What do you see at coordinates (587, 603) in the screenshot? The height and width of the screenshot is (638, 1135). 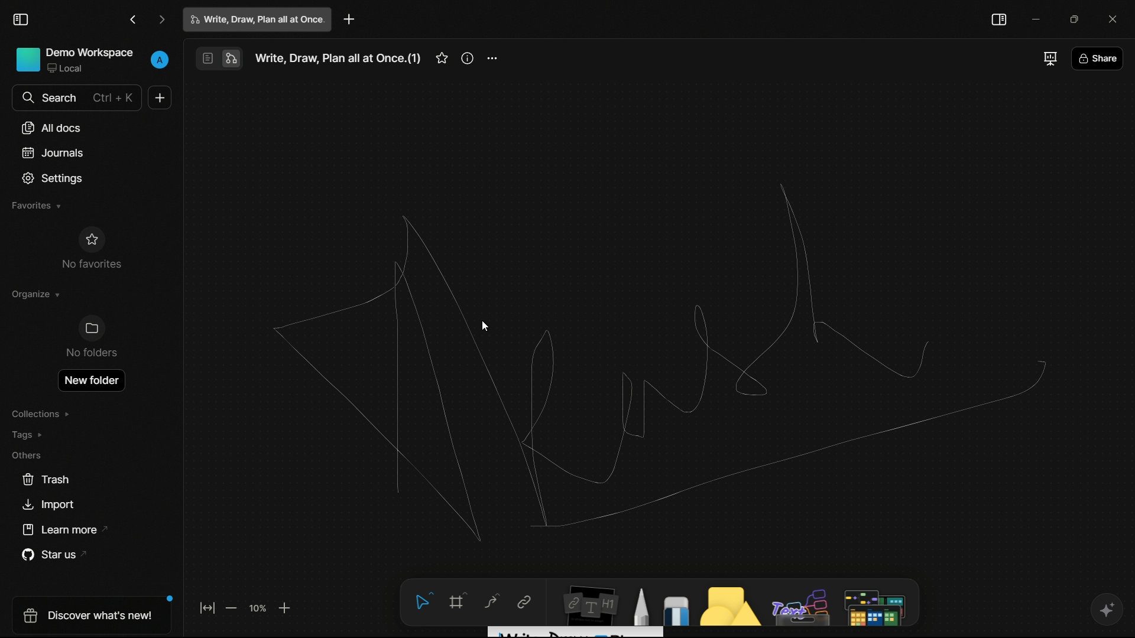 I see `notes` at bounding box center [587, 603].